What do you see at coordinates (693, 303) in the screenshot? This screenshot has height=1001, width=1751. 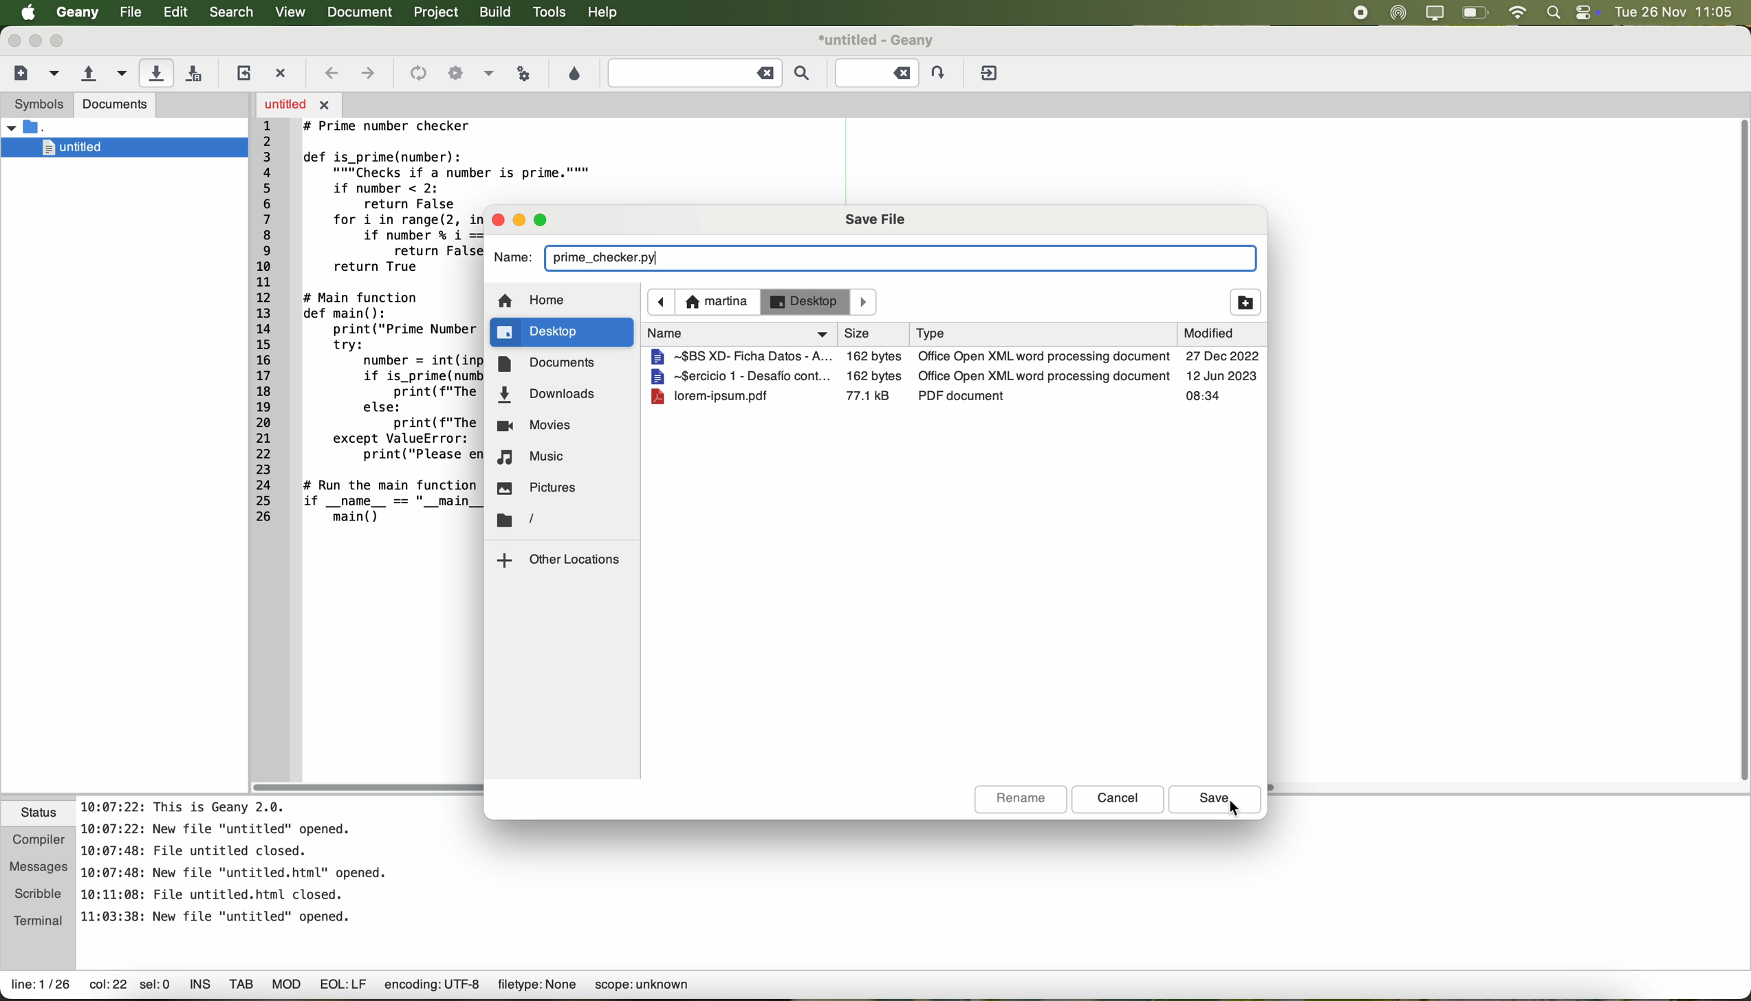 I see `icon` at bounding box center [693, 303].